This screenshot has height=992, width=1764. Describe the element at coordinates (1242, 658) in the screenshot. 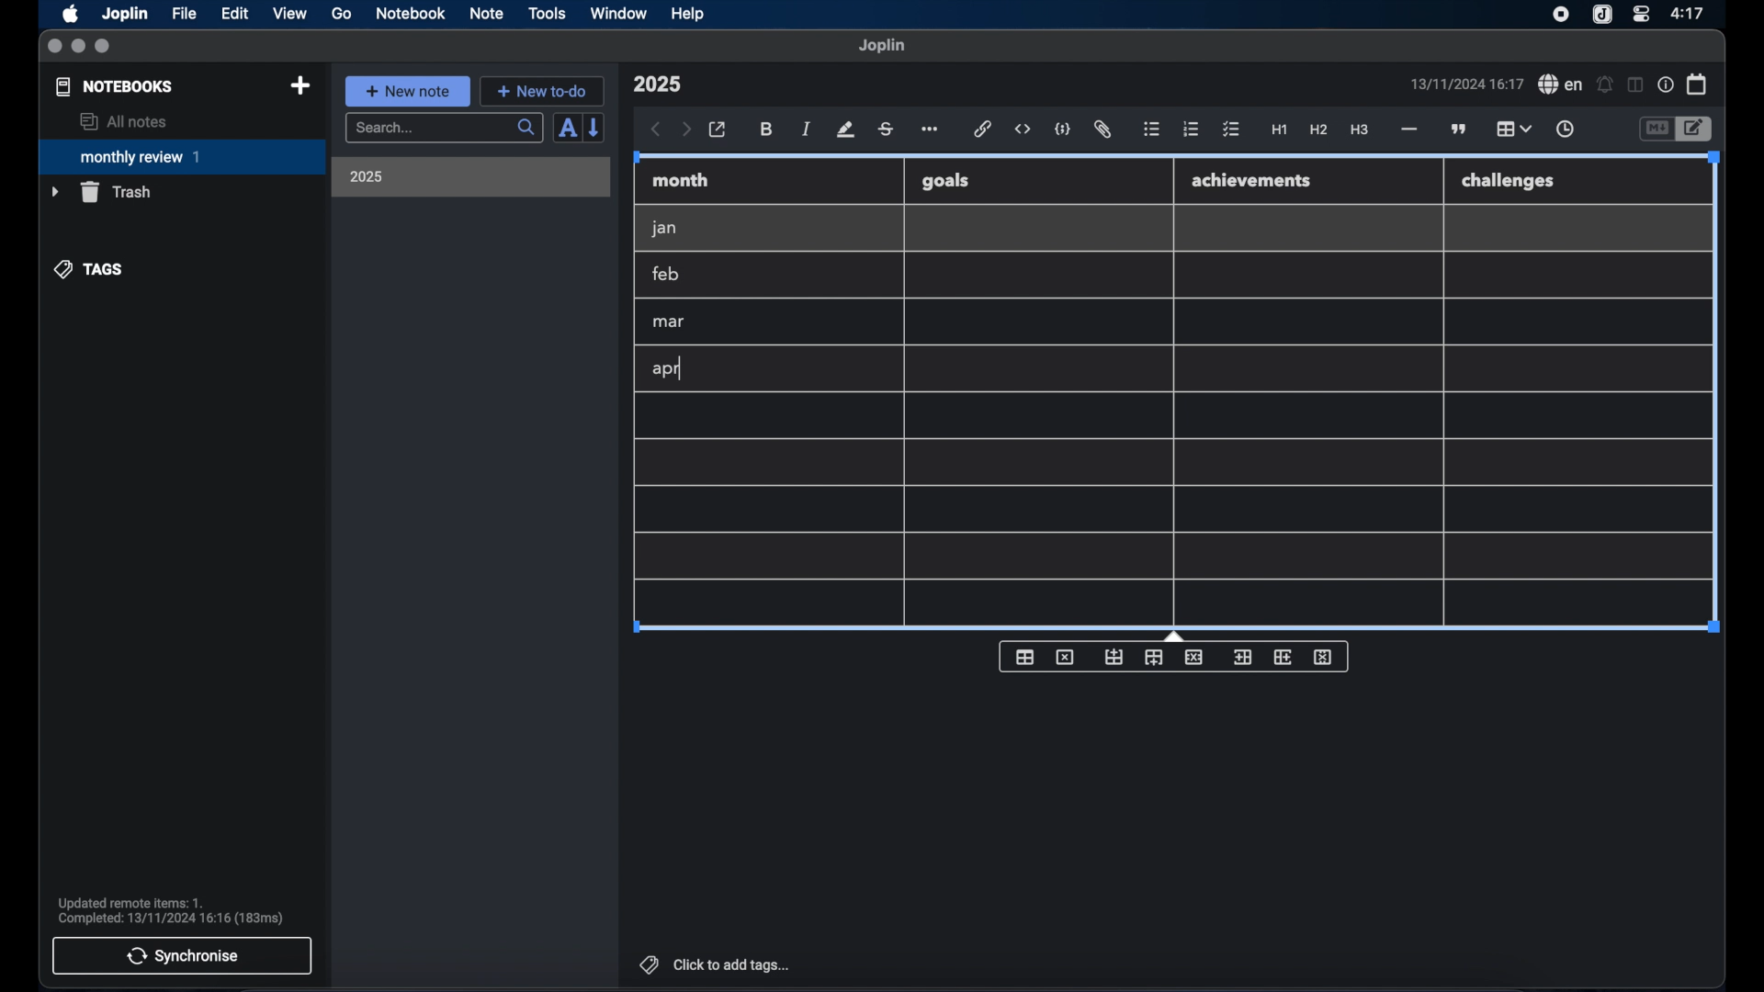

I see `insert column before` at that location.